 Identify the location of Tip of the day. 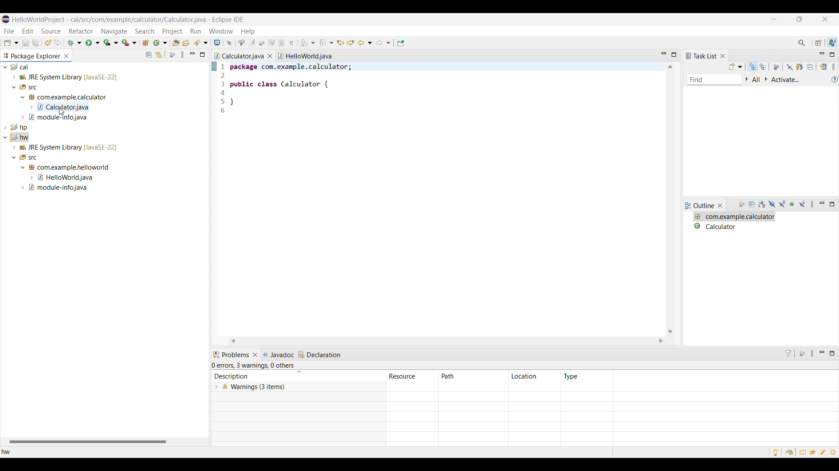
(776, 453).